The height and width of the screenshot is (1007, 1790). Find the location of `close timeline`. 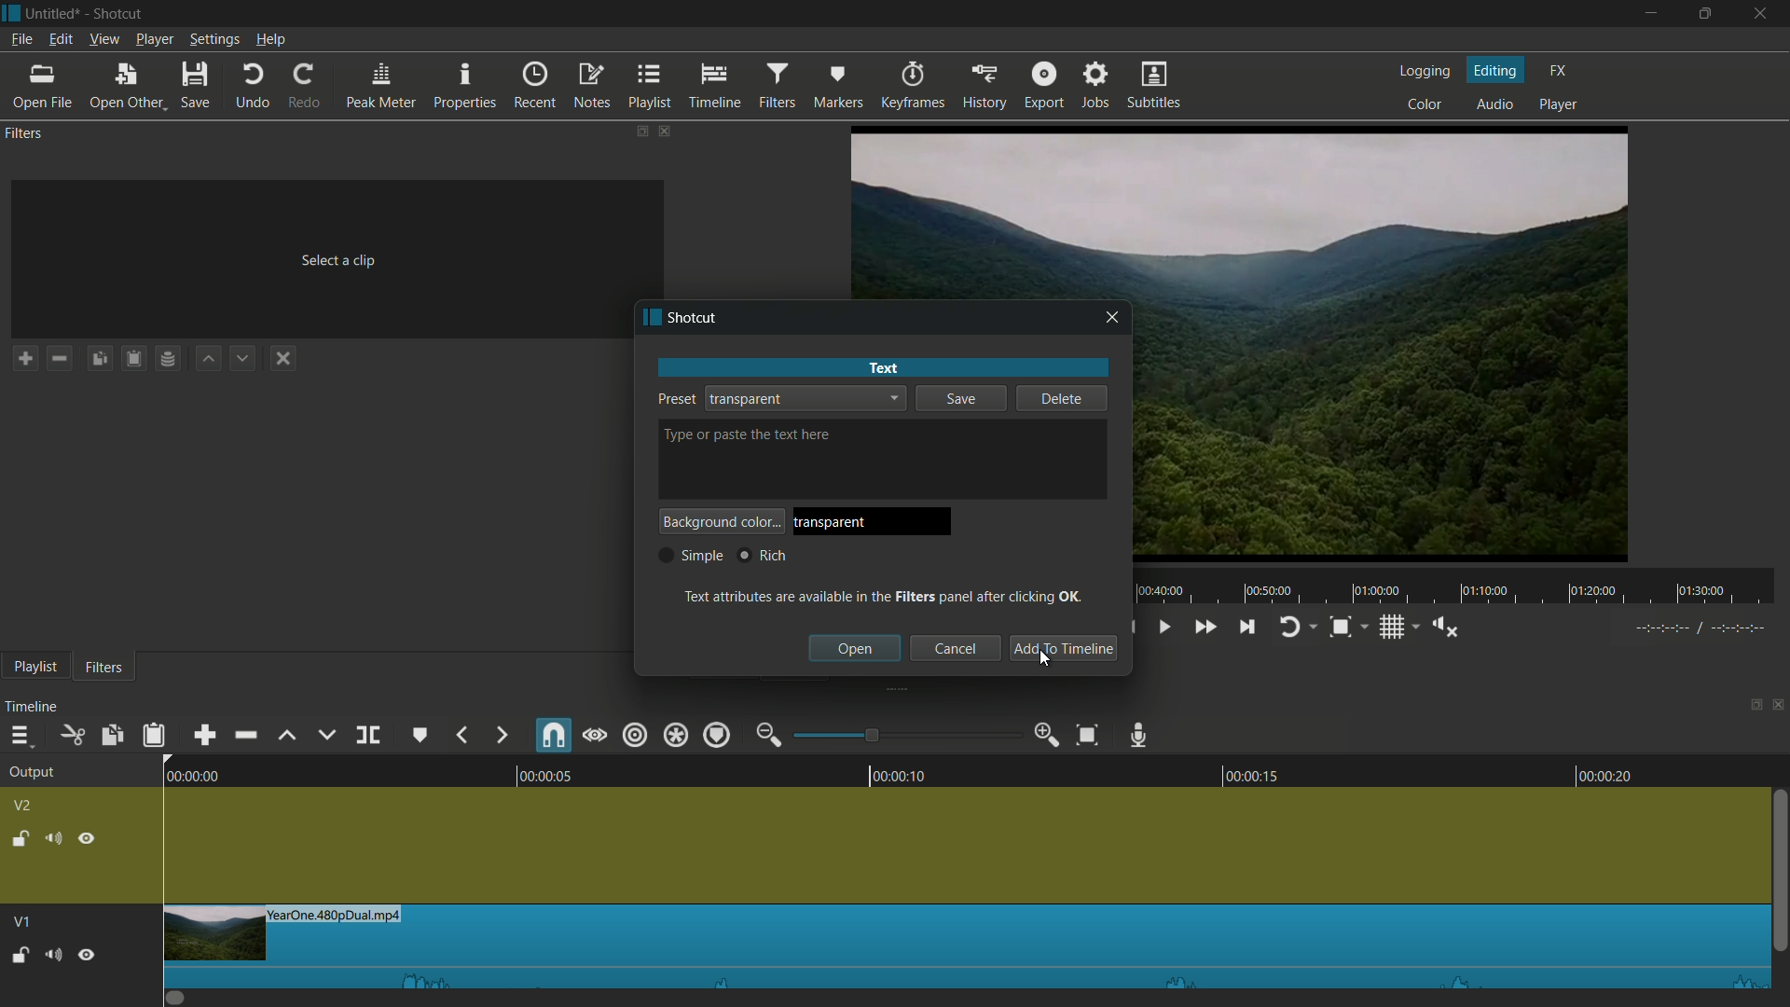

close timeline is located at coordinates (1779, 708).